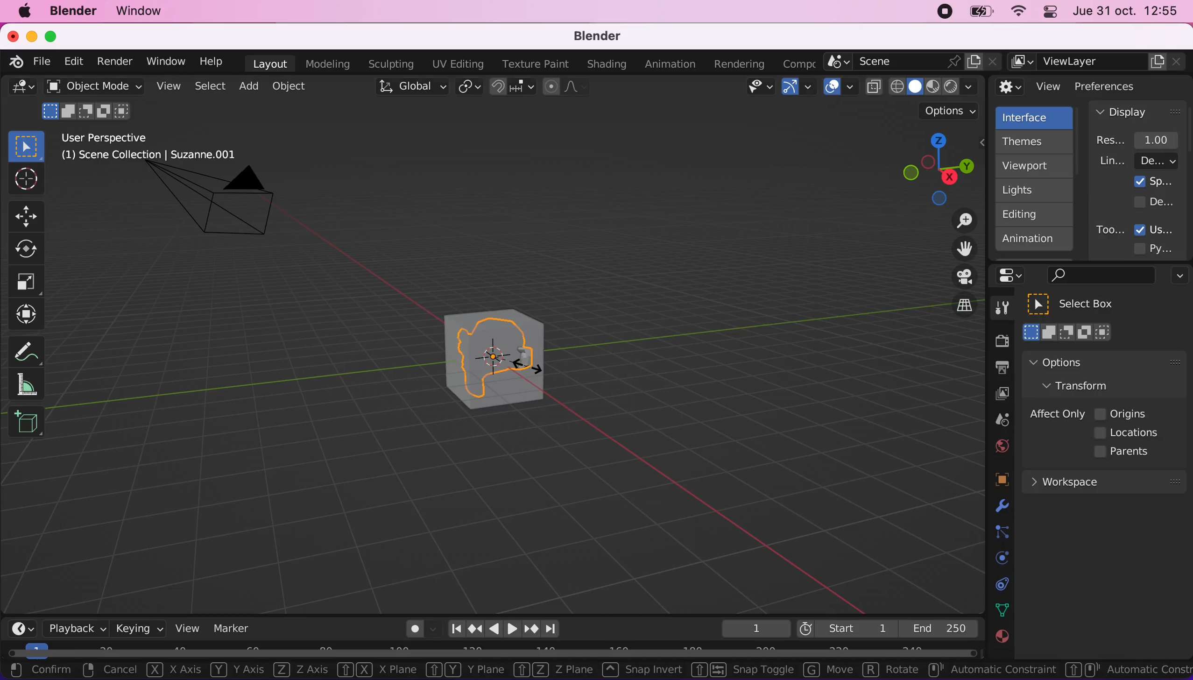  I want to click on texture, so click(1001, 641).